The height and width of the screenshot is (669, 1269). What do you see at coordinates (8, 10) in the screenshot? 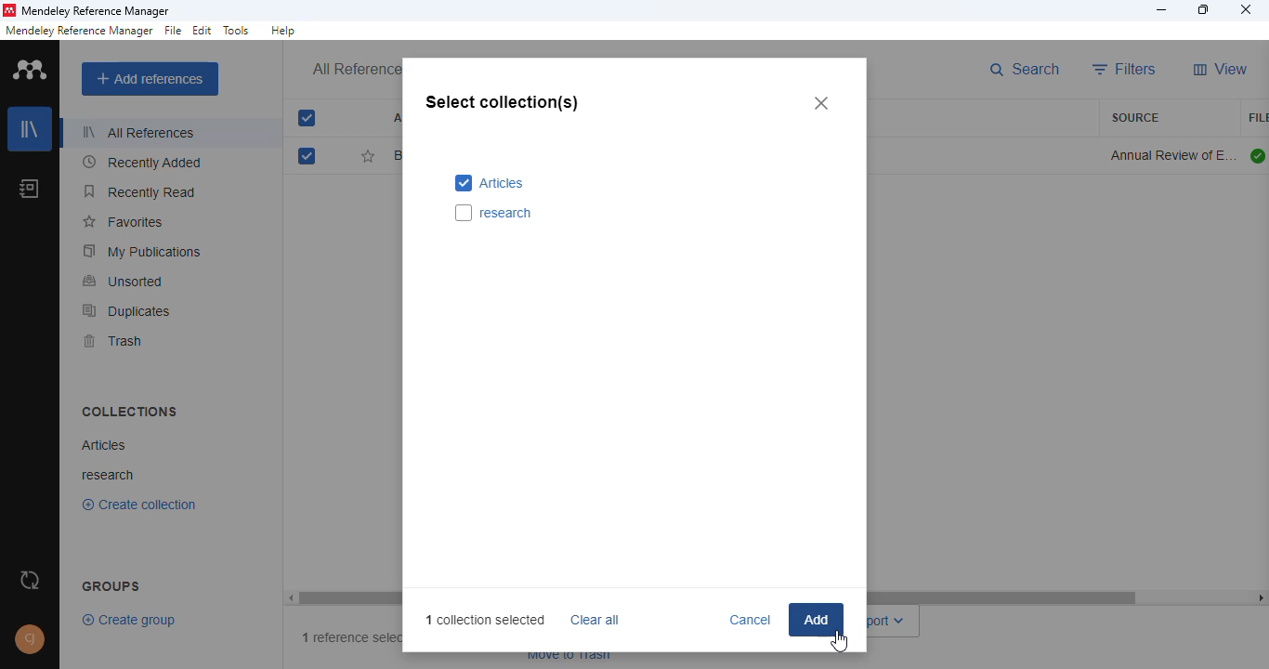
I see `logo` at bounding box center [8, 10].